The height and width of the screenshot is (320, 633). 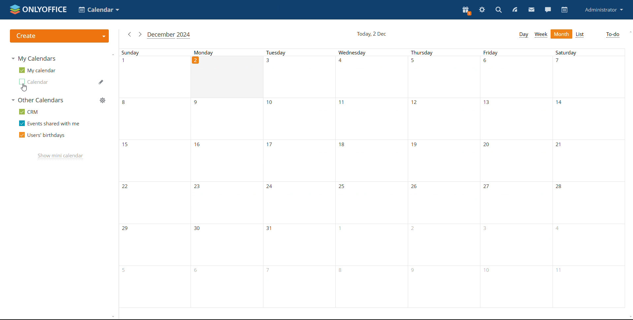 What do you see at coordinates (60, 37) in the screenshot?
I see `create` at bounding box center [60, 37].